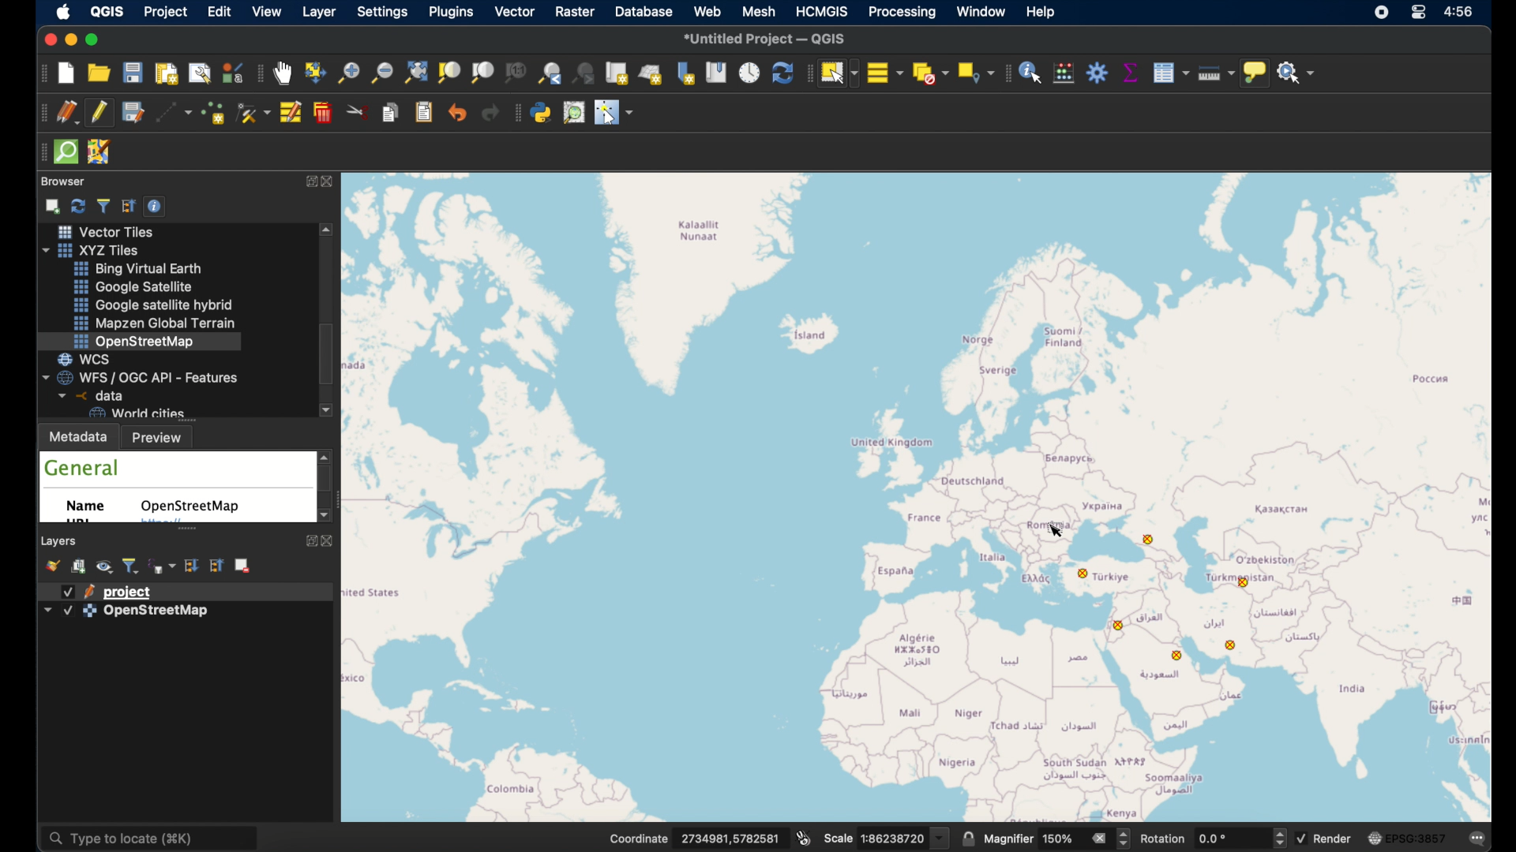 This screenshot has height=852, width=1516. I want to click on point feature, so click(1084, 574).